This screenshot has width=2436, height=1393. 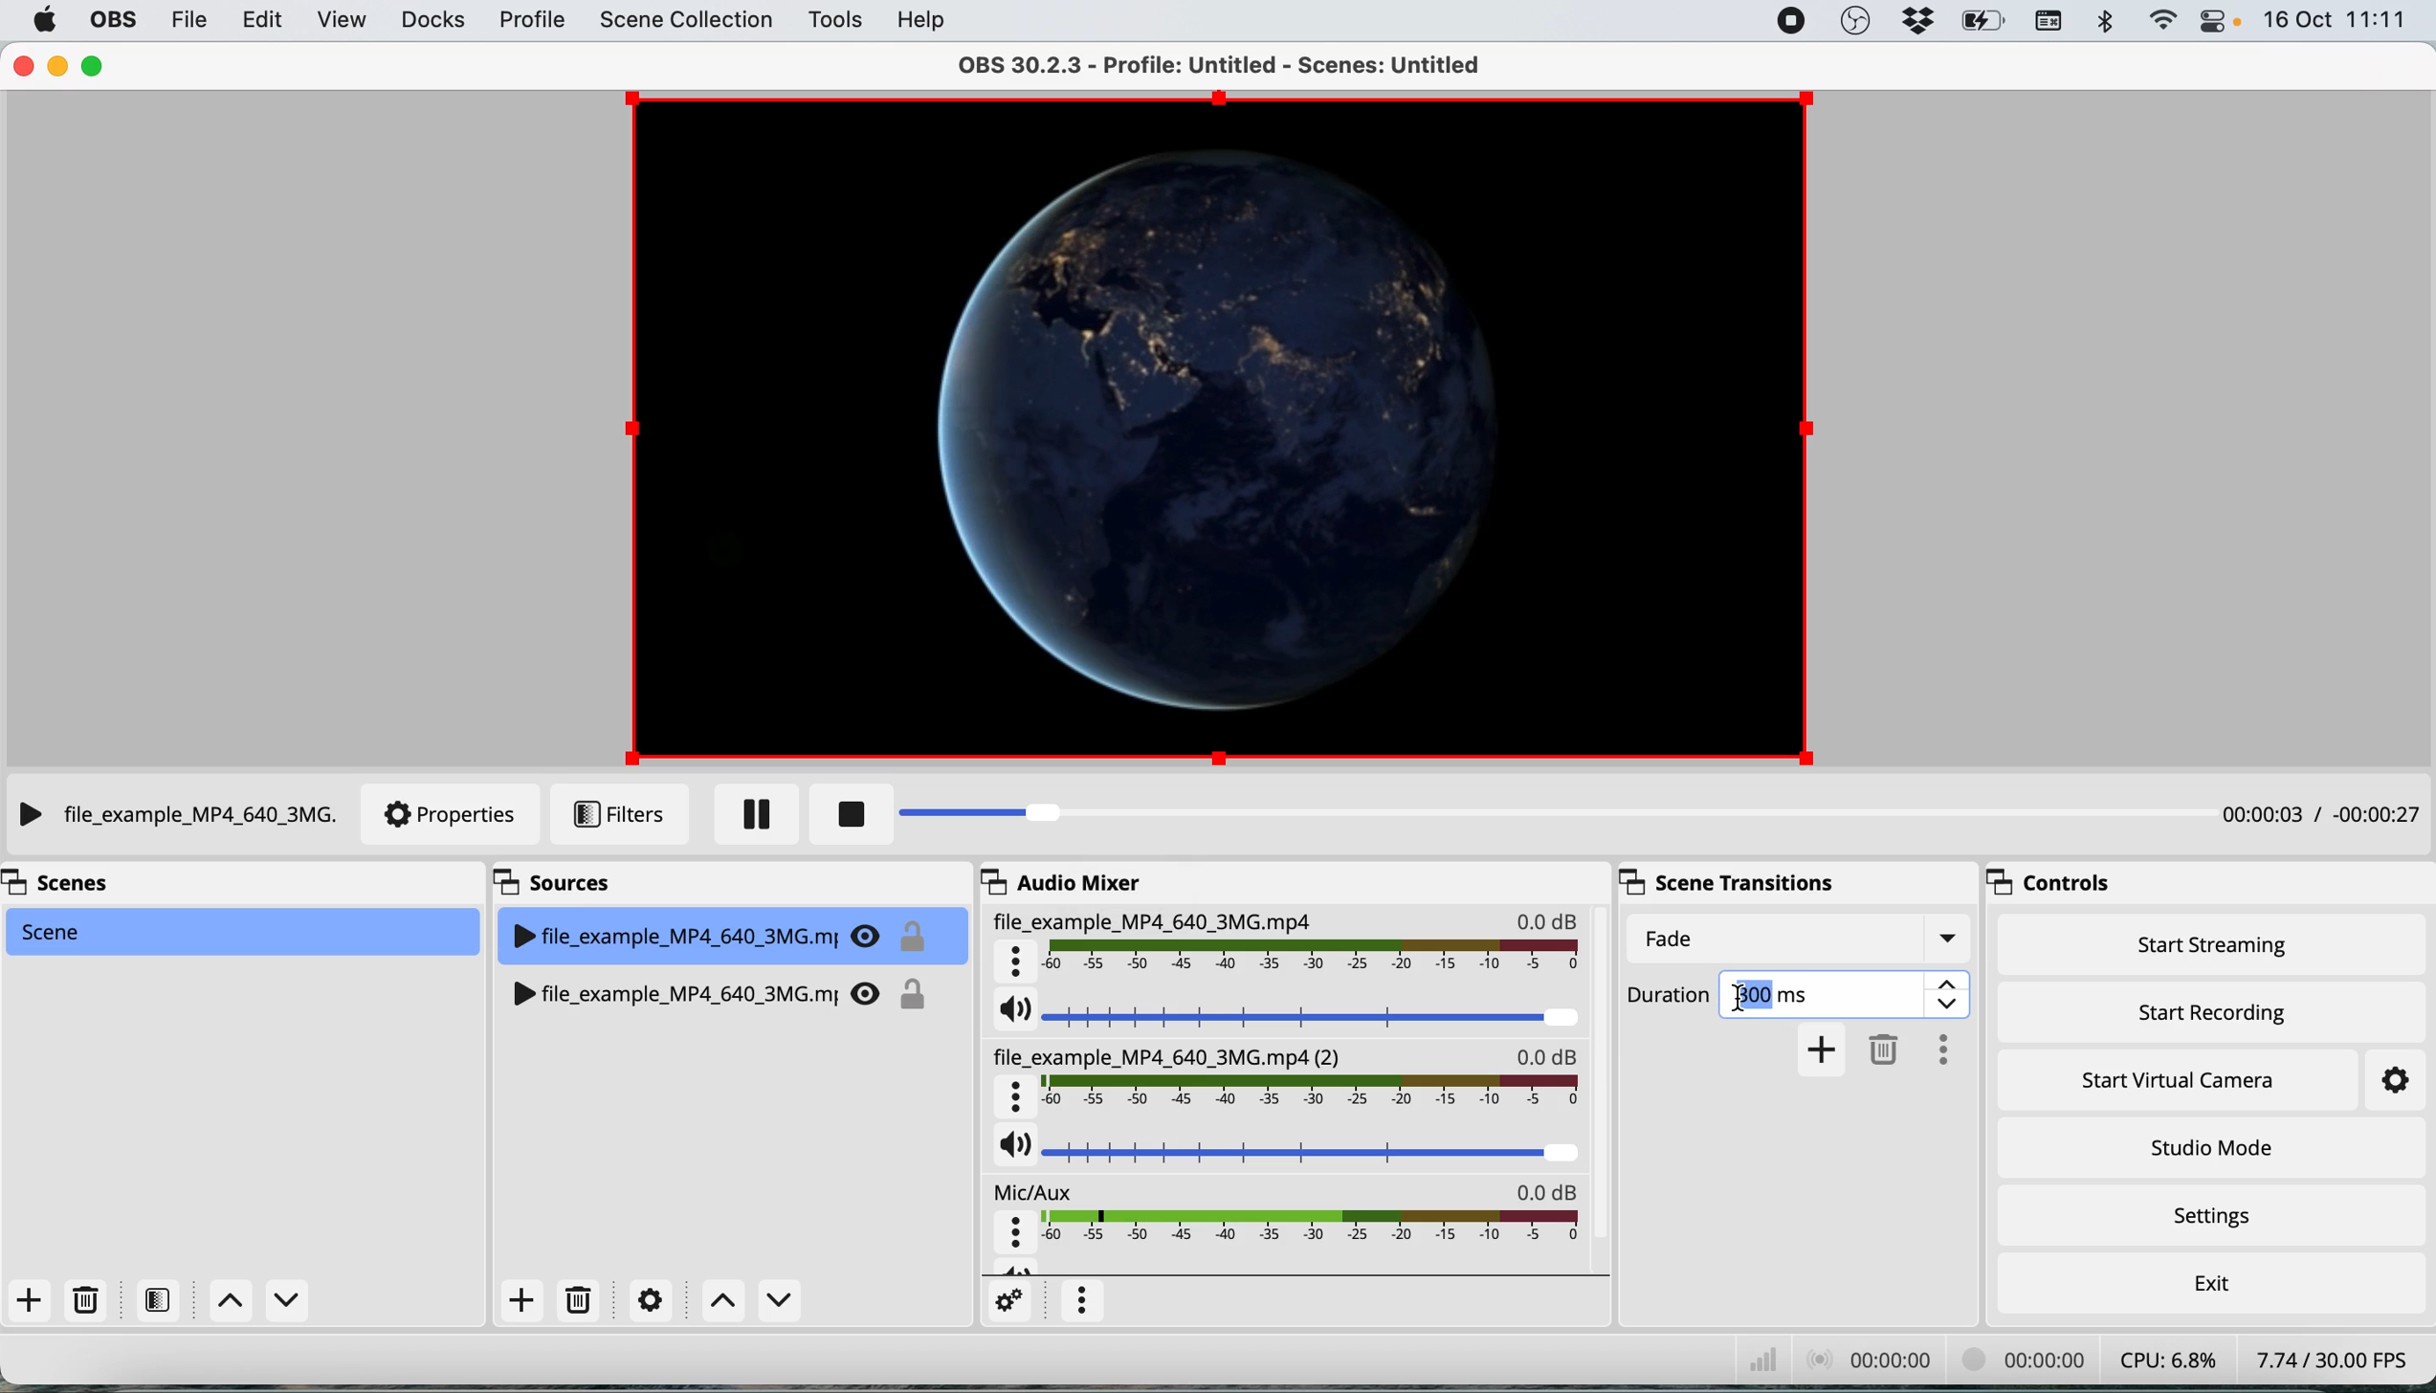 I want to click on filters, so click(x=153, y=1301).